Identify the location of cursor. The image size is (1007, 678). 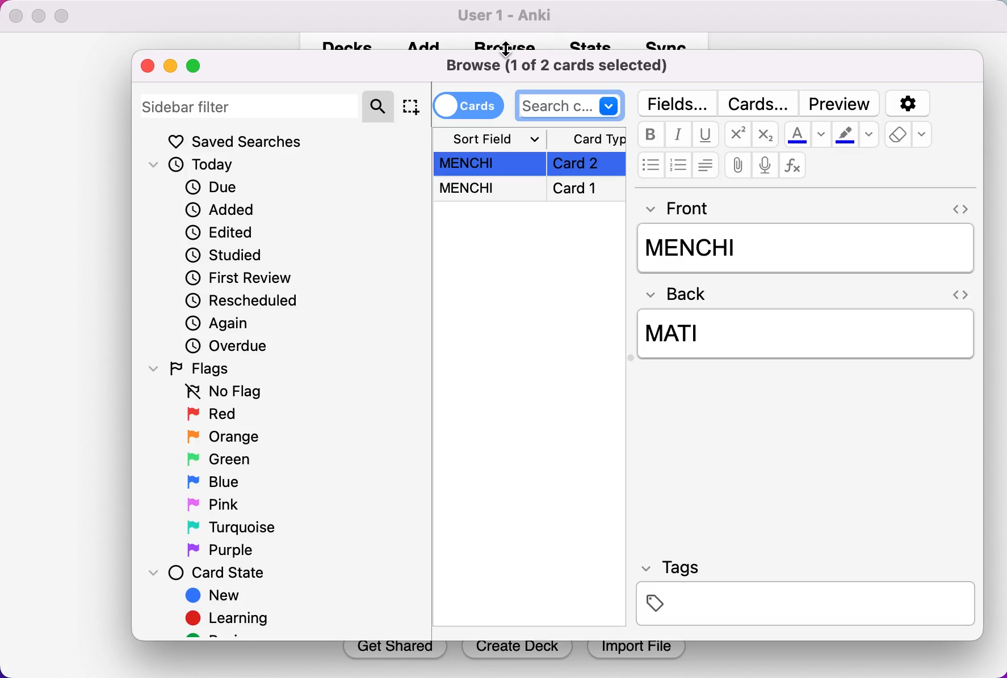
(509, 48).